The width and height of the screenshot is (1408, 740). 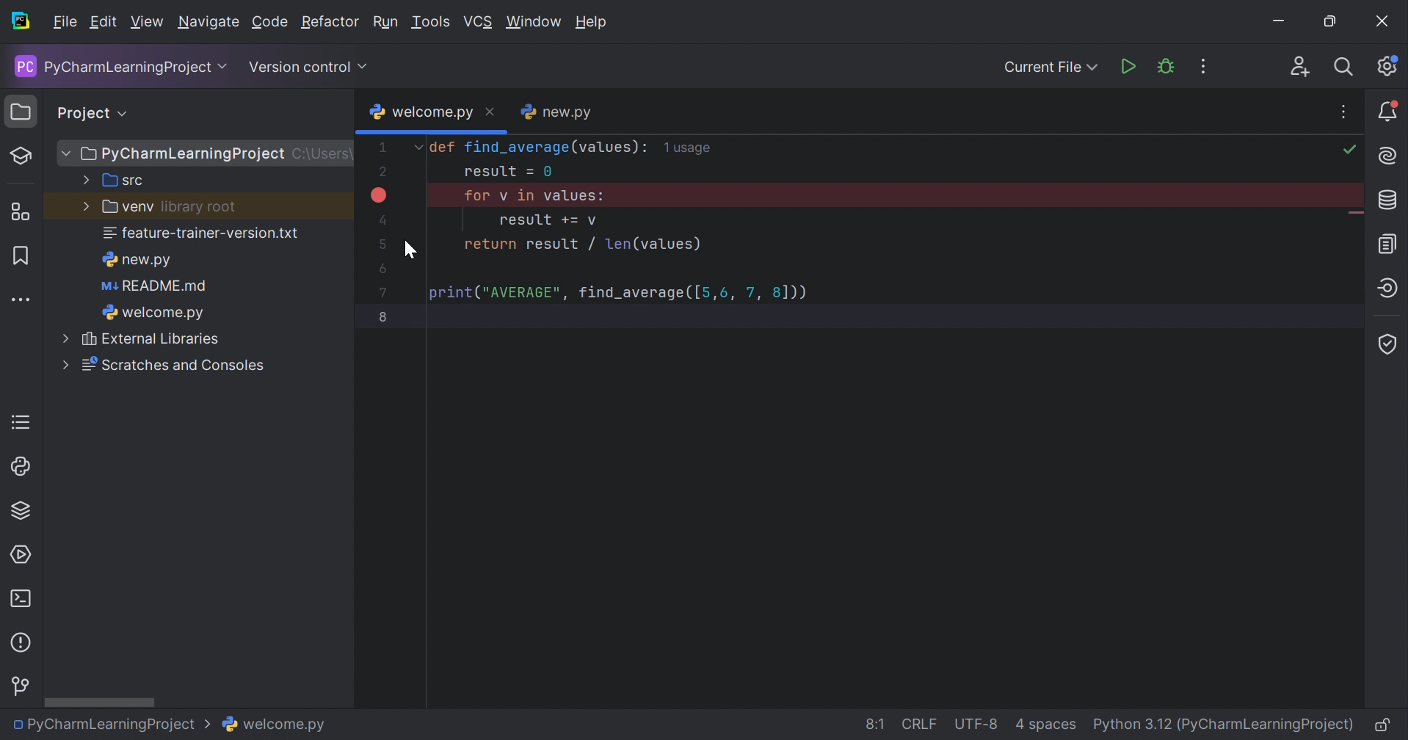 I want to click on feature-trainer-version, so click(x=200, y=235).